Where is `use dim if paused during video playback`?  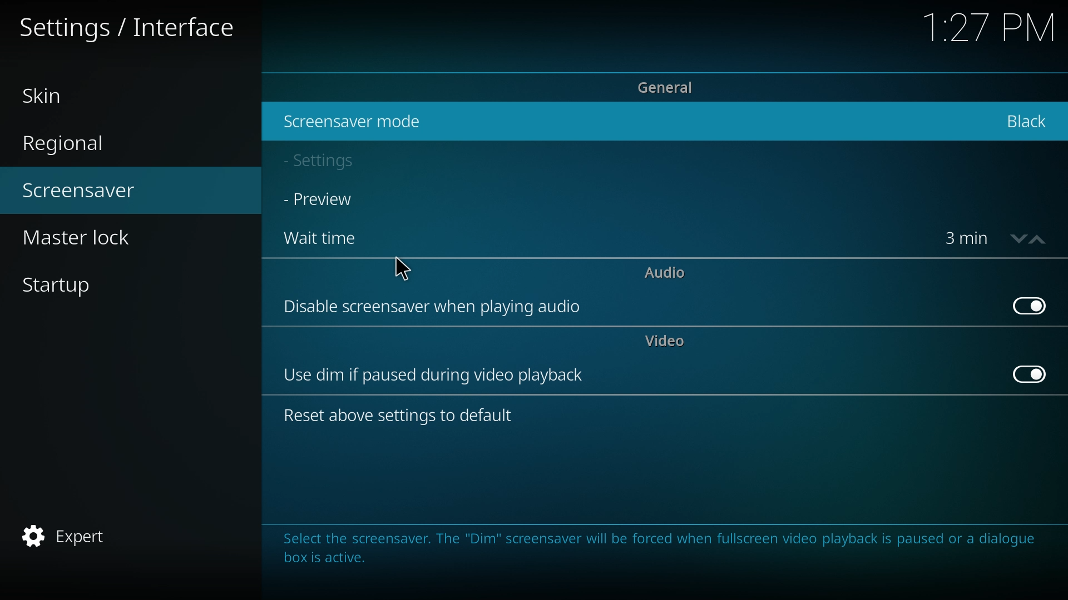 use dim if paused during video playback is located at coordinates (436, 374).